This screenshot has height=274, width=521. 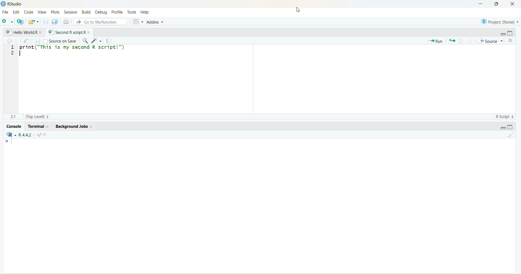 What do you see at coordinates (38, 117) in the screenshot?
I see `(Top level)` at bounding box center [38, 117].